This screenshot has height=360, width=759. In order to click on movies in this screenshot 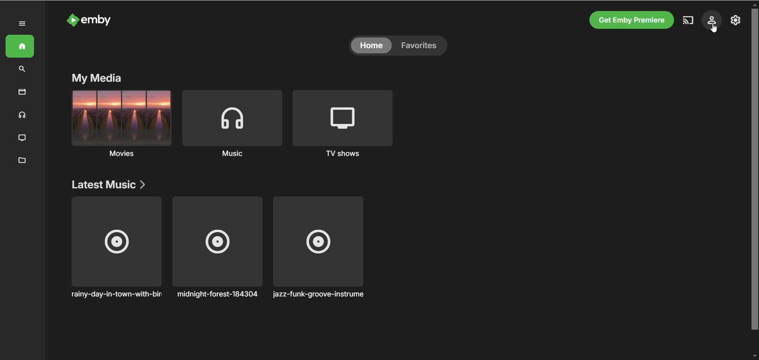, I will do `click(122, 118)`.